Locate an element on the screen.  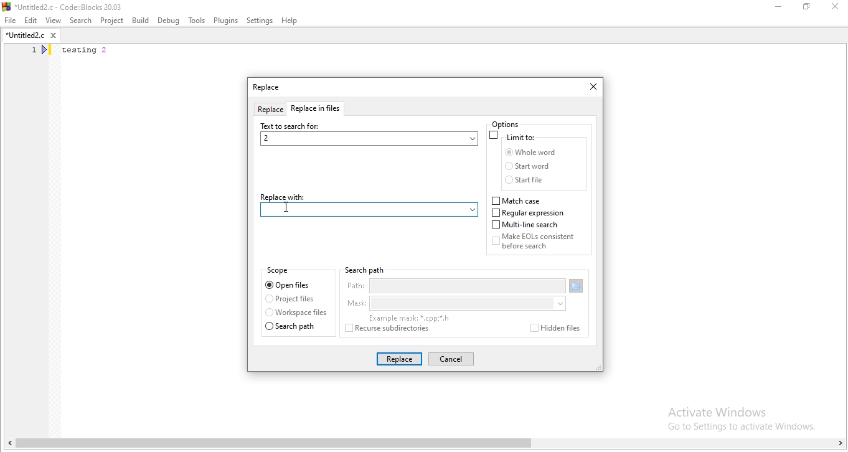
Plugins  is located at coordinates (225, 21).